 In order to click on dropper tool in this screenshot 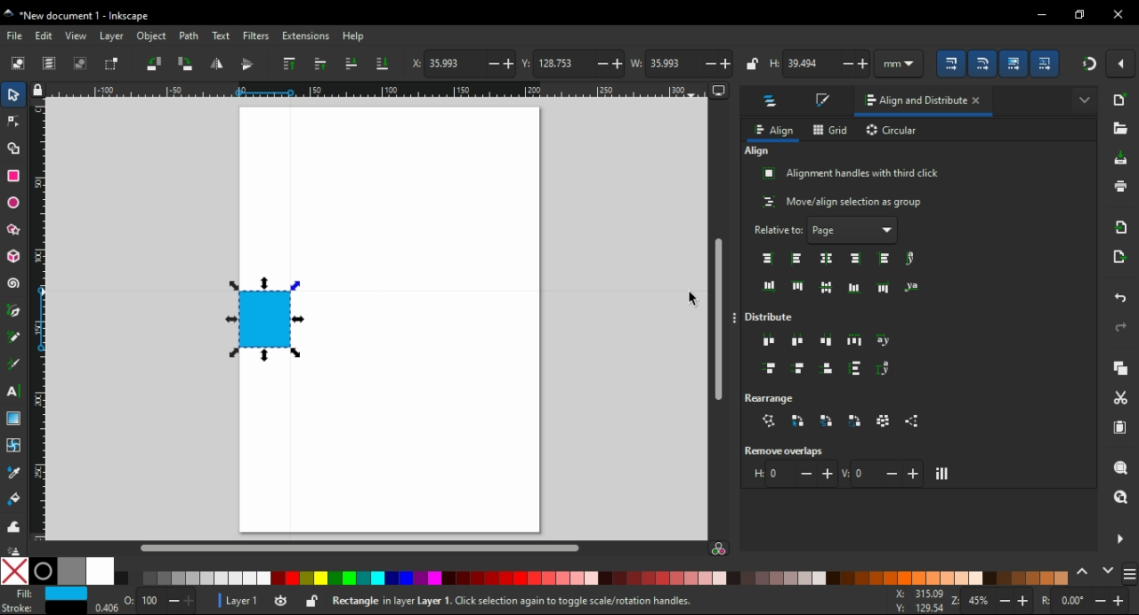, I will do `click(14, 472)`.